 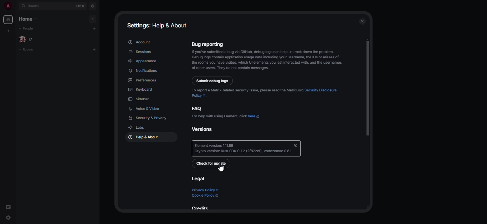 What do you see at coordinates (94, 29) in the screenshot?
I see `add` at bounding box center [94, 29].